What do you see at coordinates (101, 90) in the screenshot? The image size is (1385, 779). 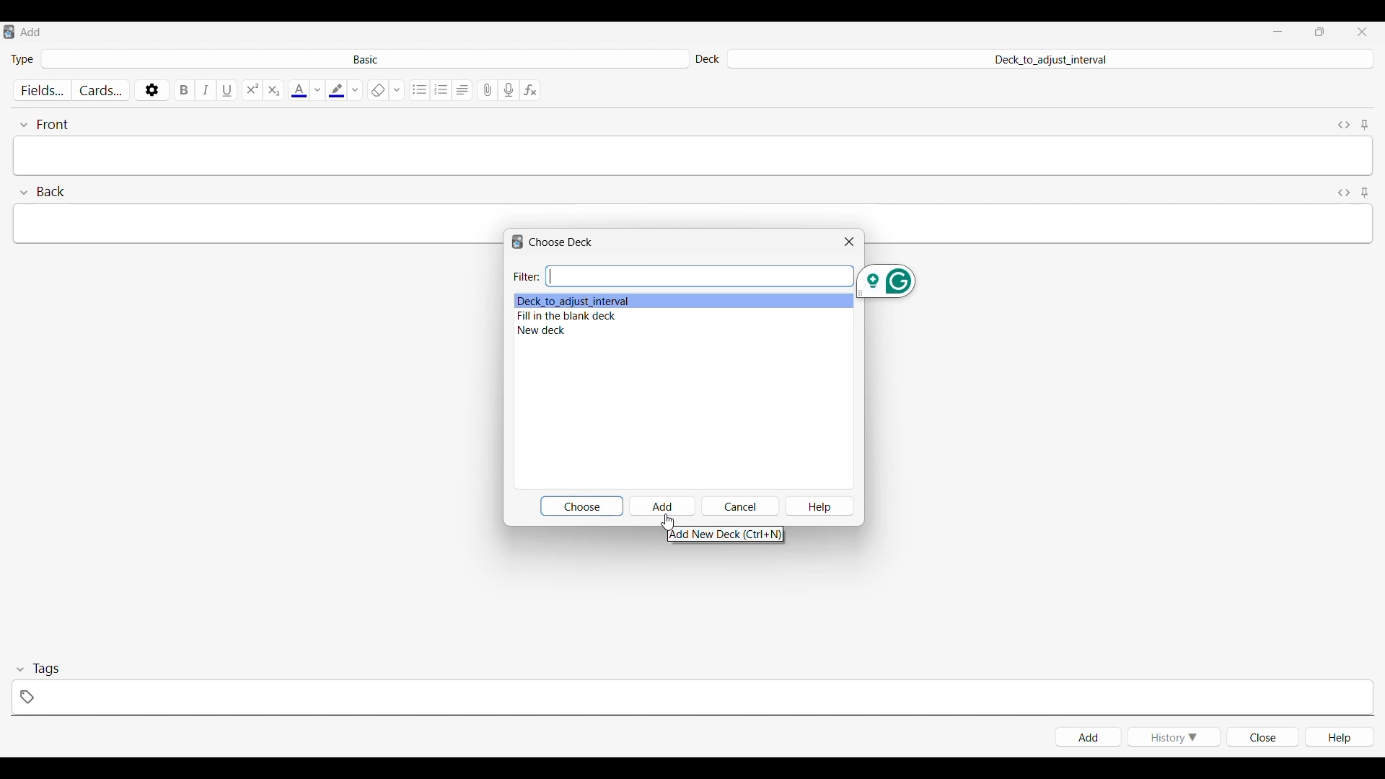 I see `Customize cards` at bounding box center [101, 90].